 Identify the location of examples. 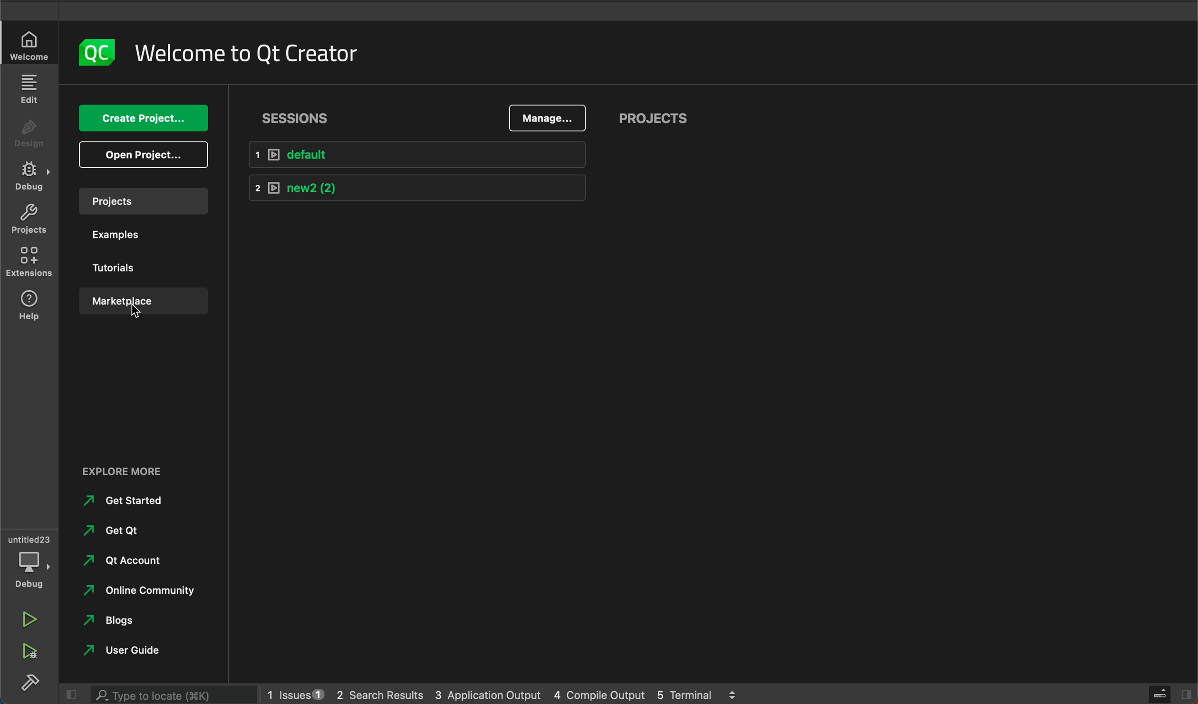
(138, 238).